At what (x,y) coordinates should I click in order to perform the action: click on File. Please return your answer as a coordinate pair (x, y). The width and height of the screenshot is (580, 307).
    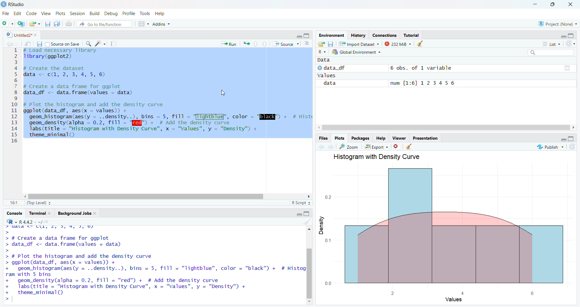
    Looking at the image, I should click on (5, 13).